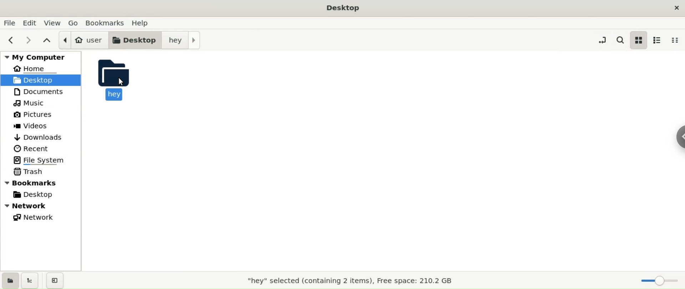 The image size is (685, 289). Describe the element at coordinates (82, 39) in the screenshot. I see `user` at that location.